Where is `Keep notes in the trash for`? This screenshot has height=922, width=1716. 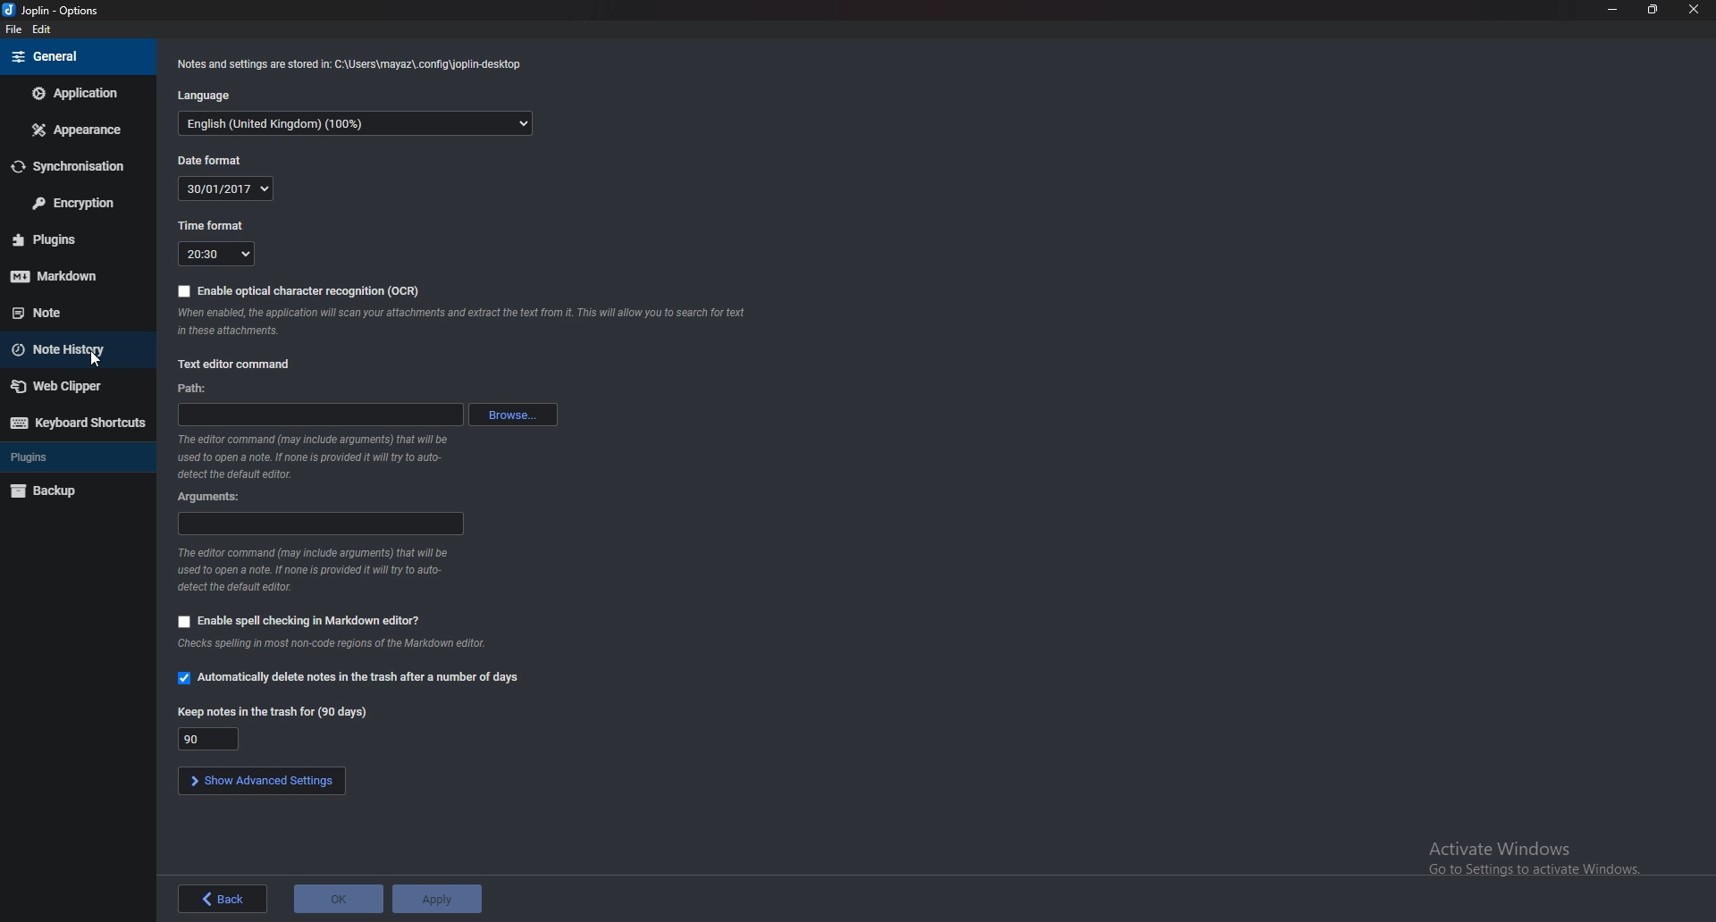 Keep notes in the trash for is located at coordinates (212, 738).